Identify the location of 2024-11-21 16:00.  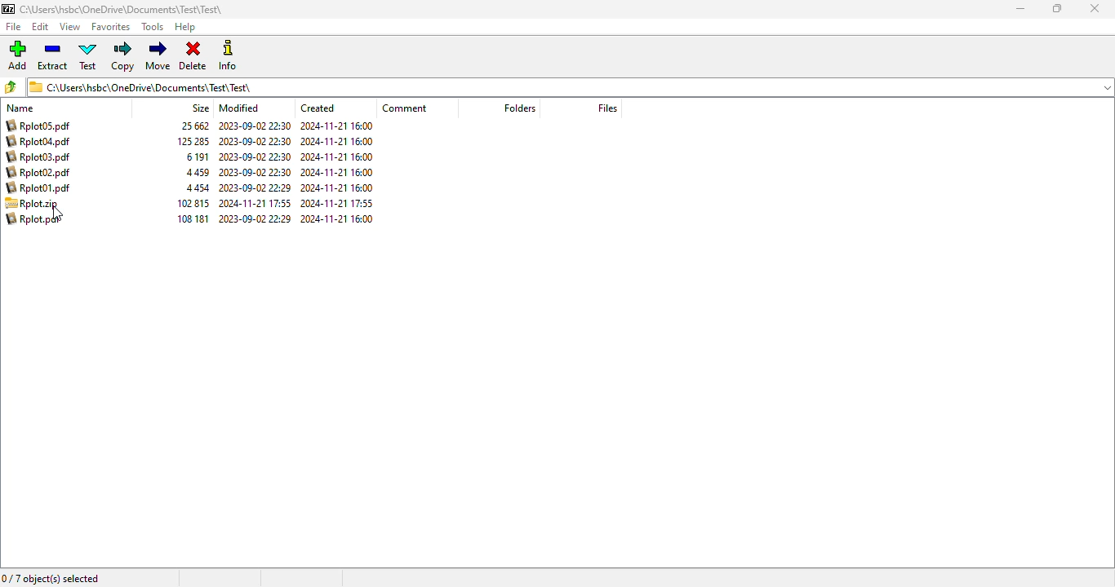
(338, 172).